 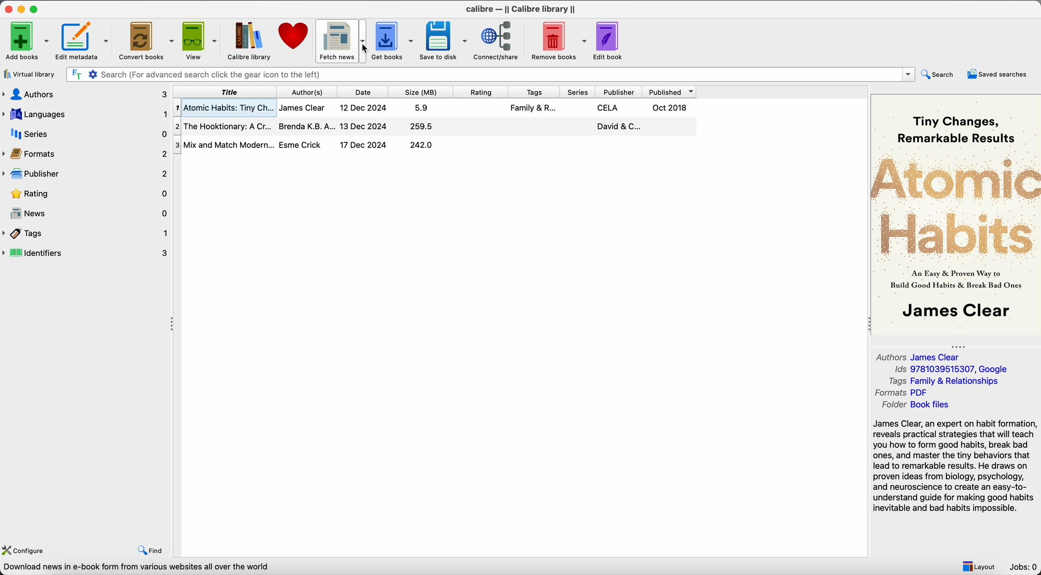 I want to click on save to disk, so click(x=444, y=40).